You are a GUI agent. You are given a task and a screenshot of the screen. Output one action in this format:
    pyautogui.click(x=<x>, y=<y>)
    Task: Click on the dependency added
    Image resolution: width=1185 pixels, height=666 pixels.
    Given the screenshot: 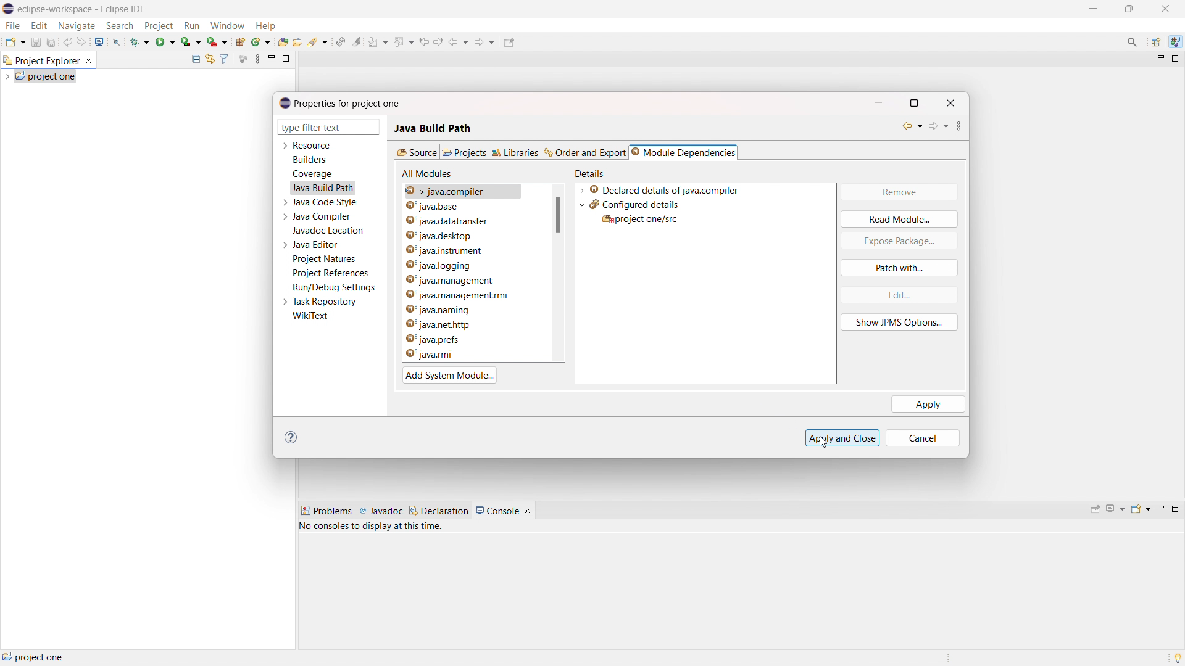 What is the action you would take?
    pyautogui.click(x=640, y=219)
    